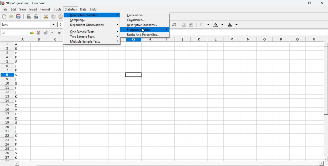 This screenshot has width=328, height=166. What do you see at coordinates (87, 25) in the screenshot?
I see `dependent observations` at bounding box center [87, 25].